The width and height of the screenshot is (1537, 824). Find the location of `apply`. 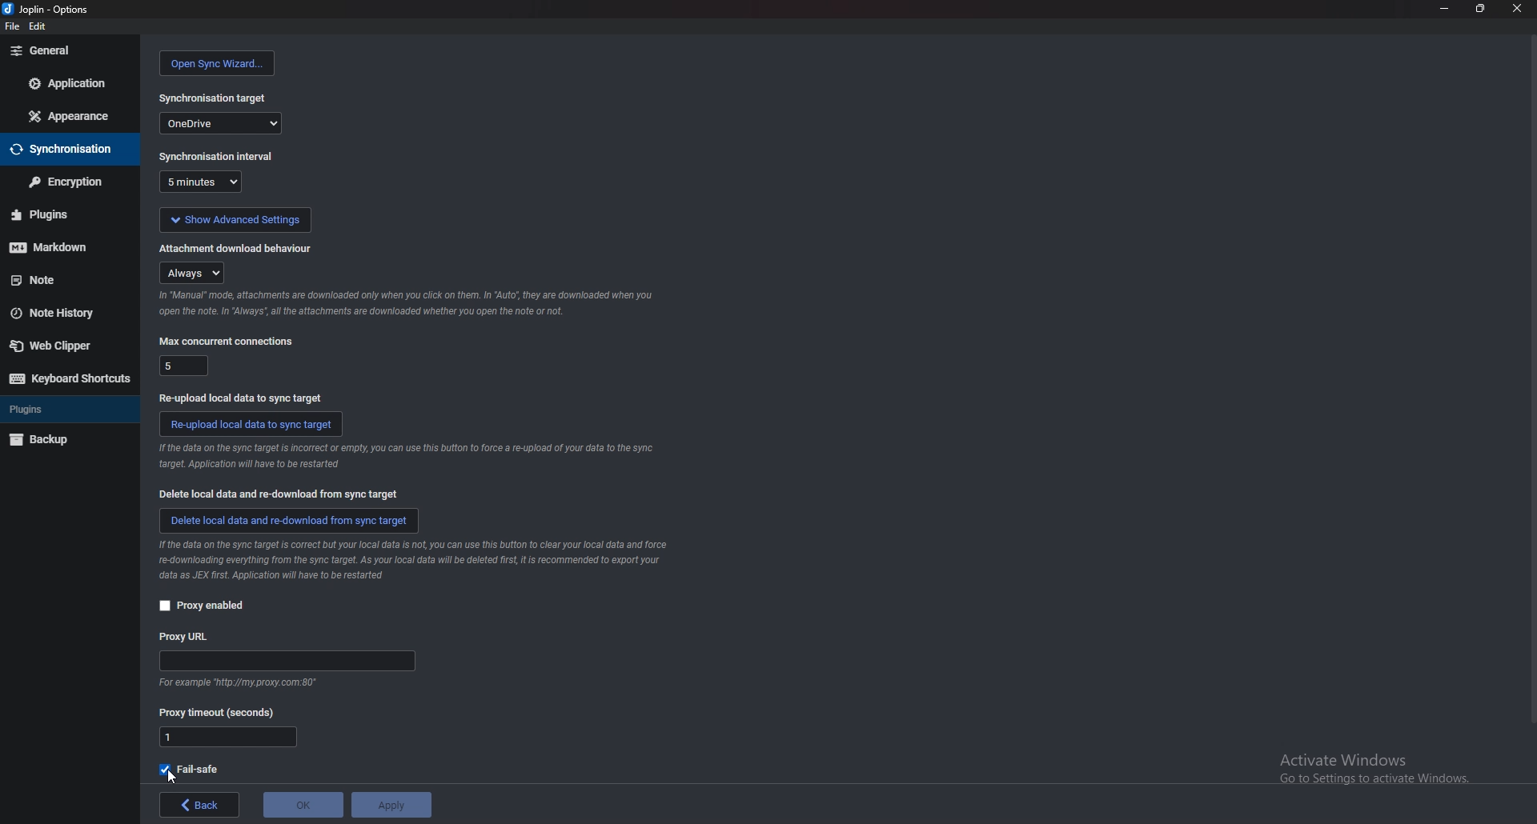

apply is located at coordinates (391, 802).